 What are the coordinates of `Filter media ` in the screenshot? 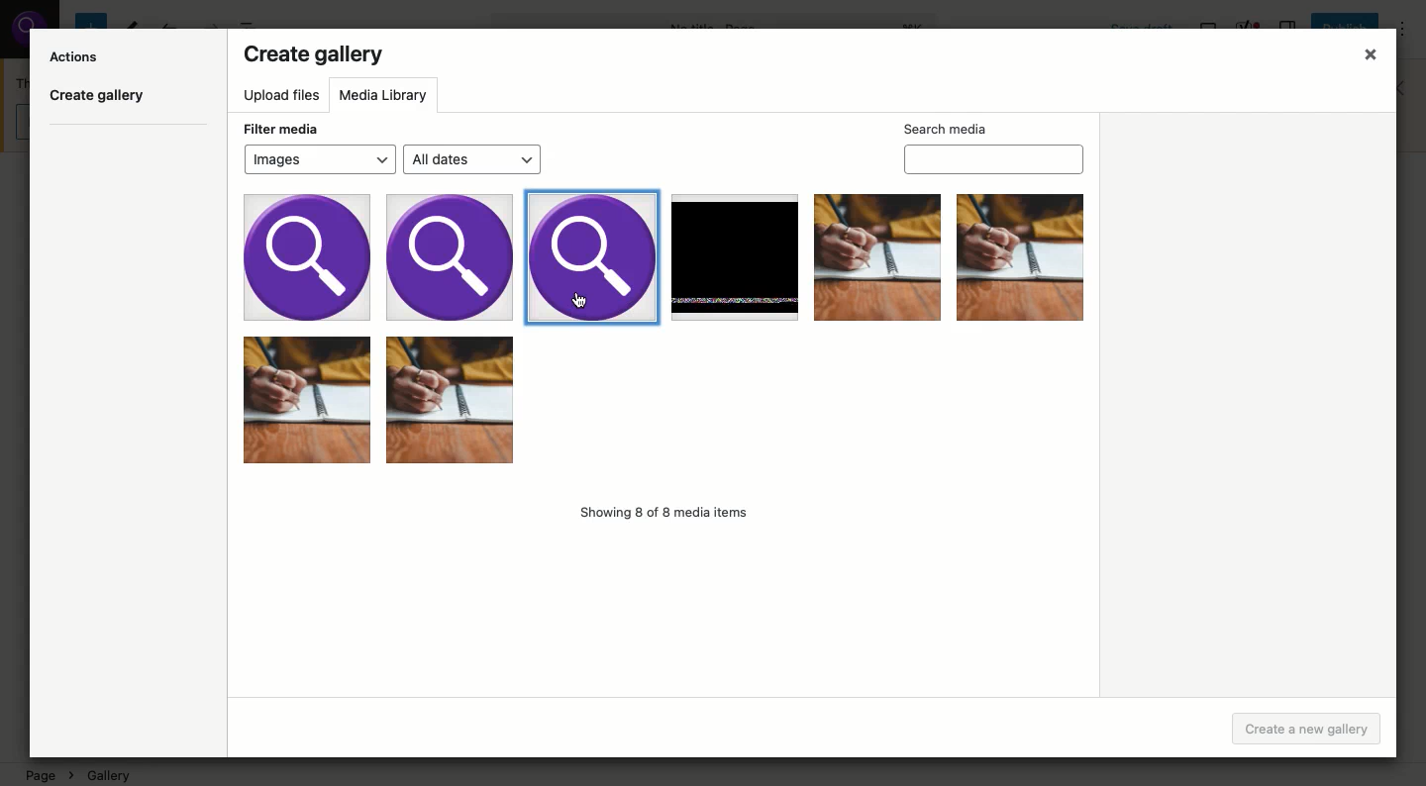 It's located at (279, 127).